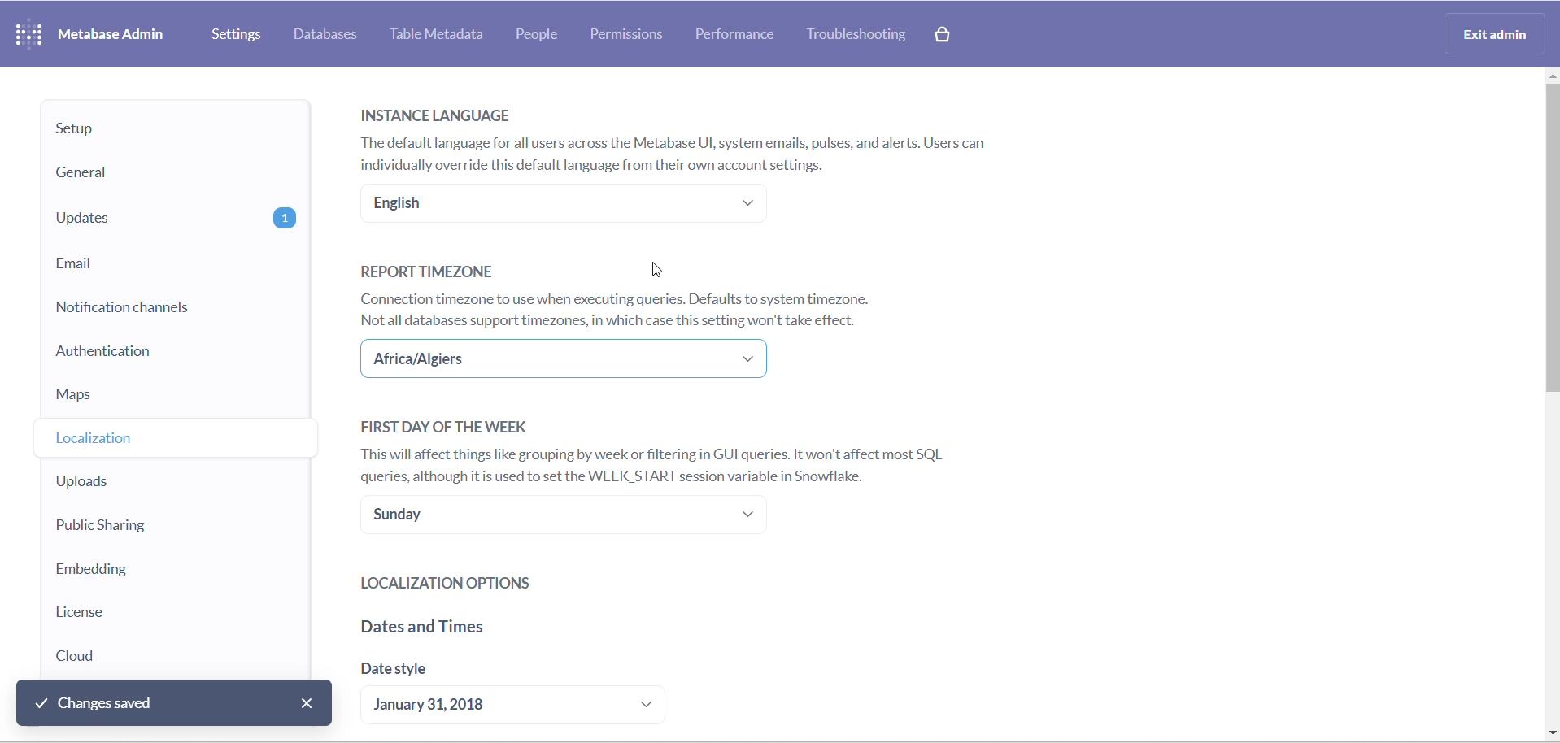 The image size is (1560, 743). Describe the element at coordinates (560, 205) in the screenshot. I see `language dropdown options` at that location.